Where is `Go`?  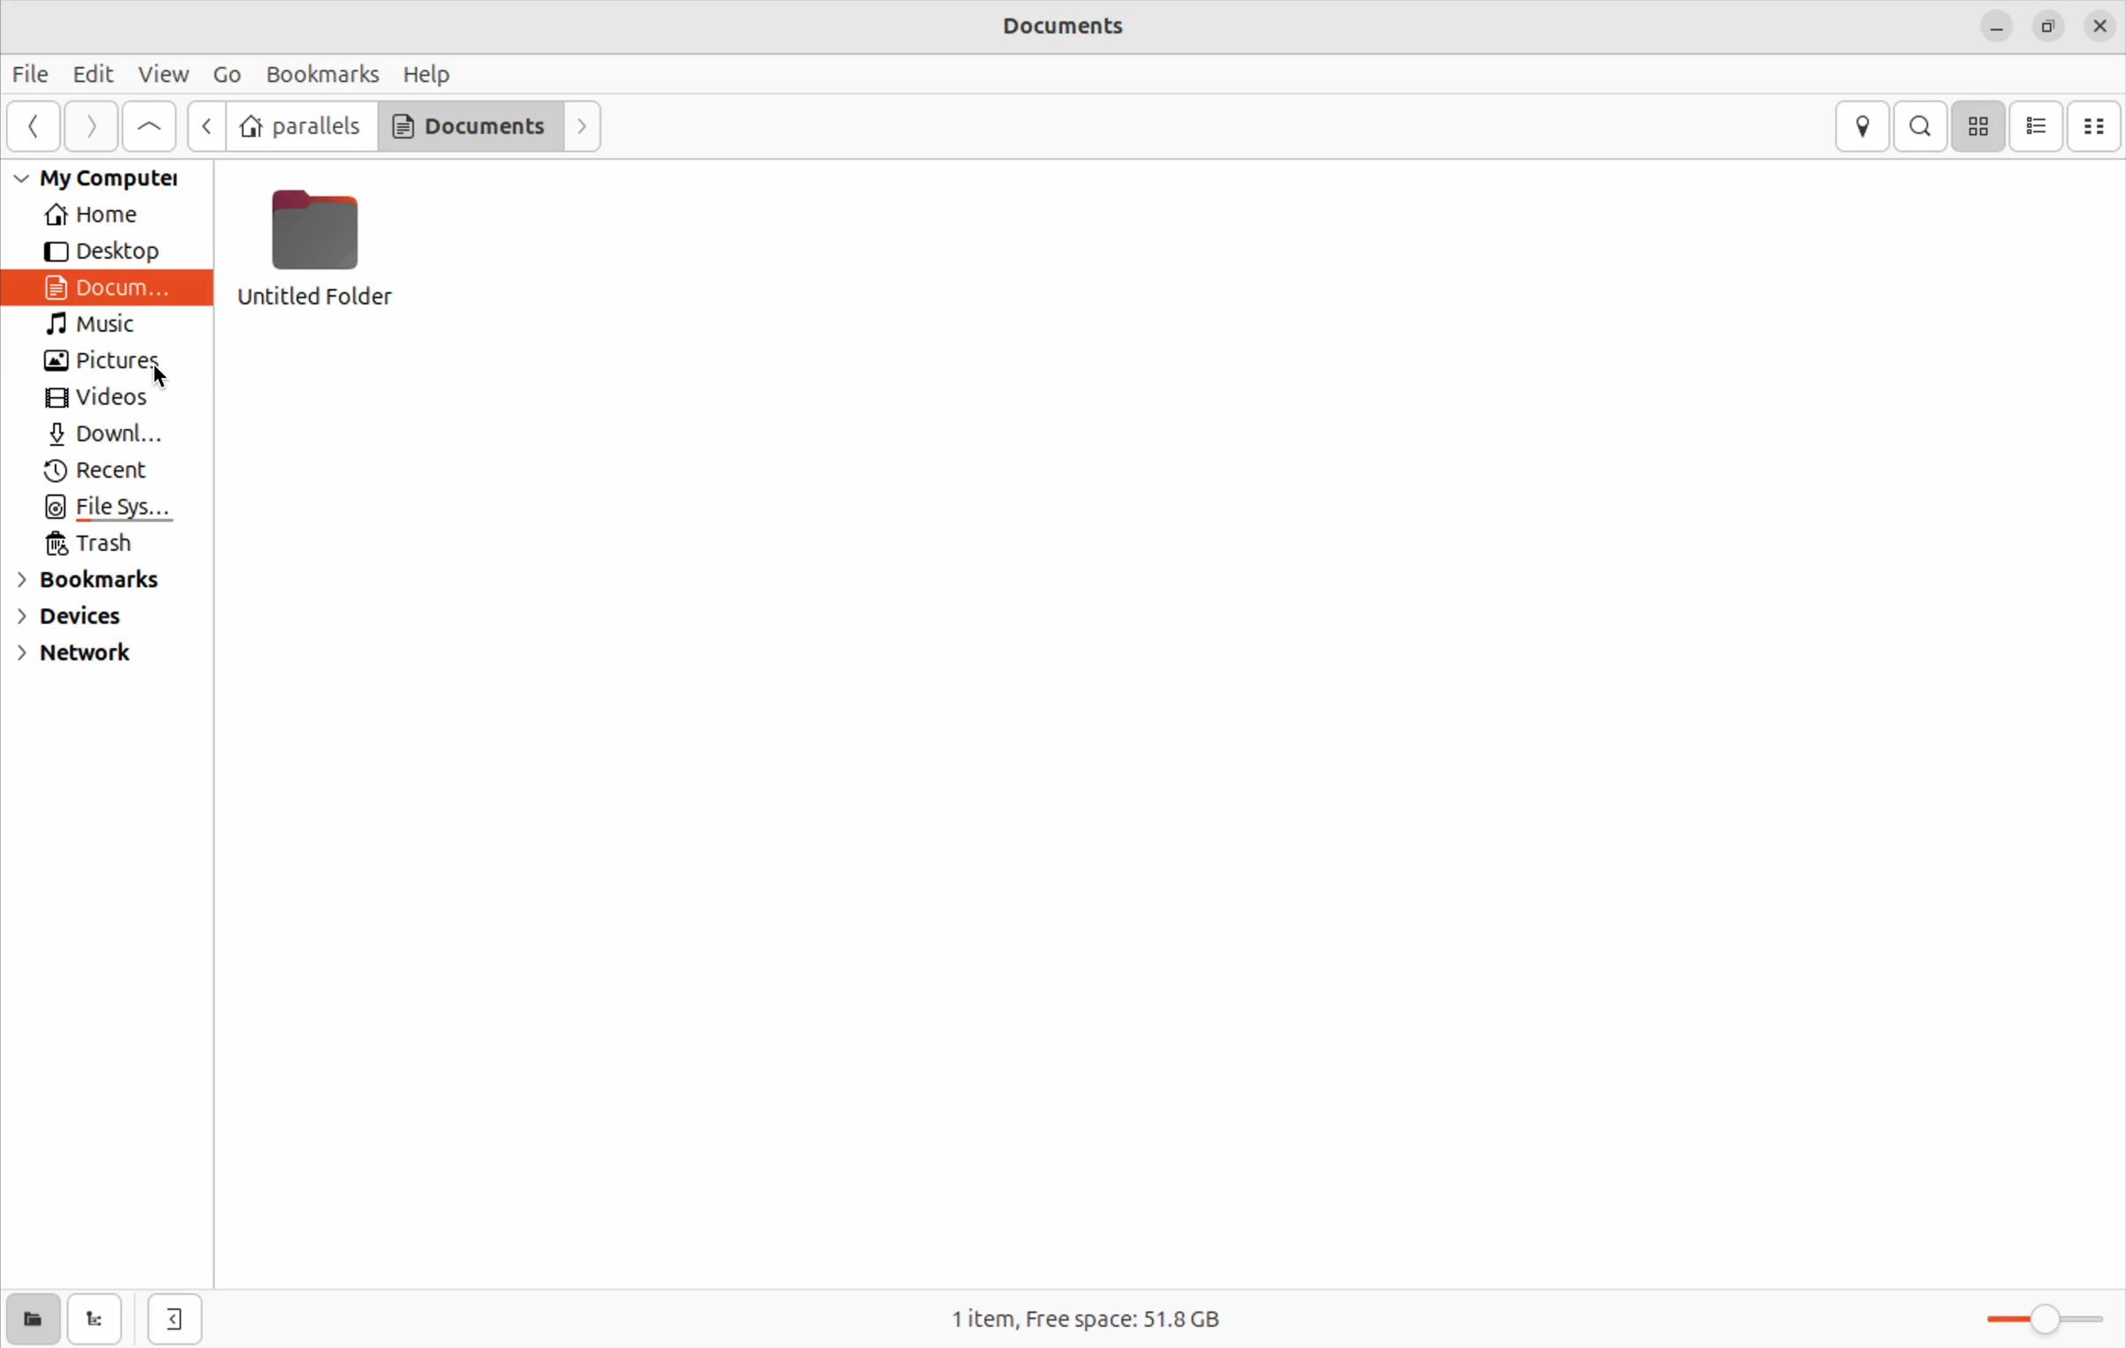
Go is located at coordinates (228, 75).